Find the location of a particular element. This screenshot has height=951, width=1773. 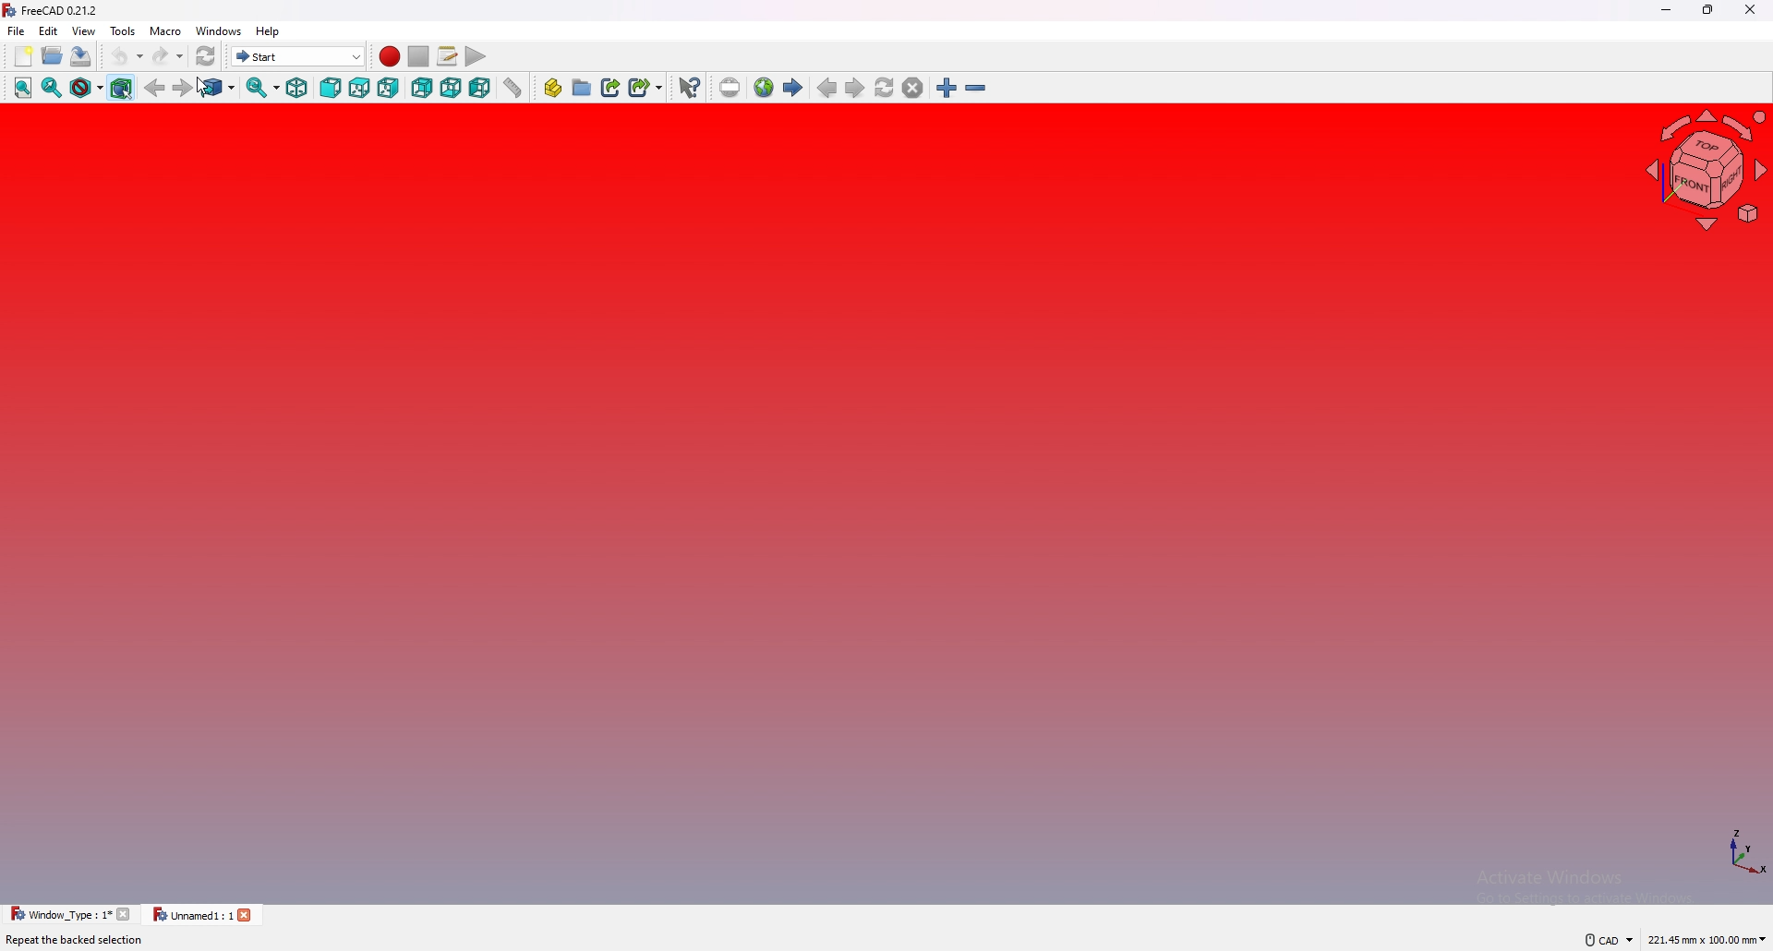

new is located at coordinates (23, 55).